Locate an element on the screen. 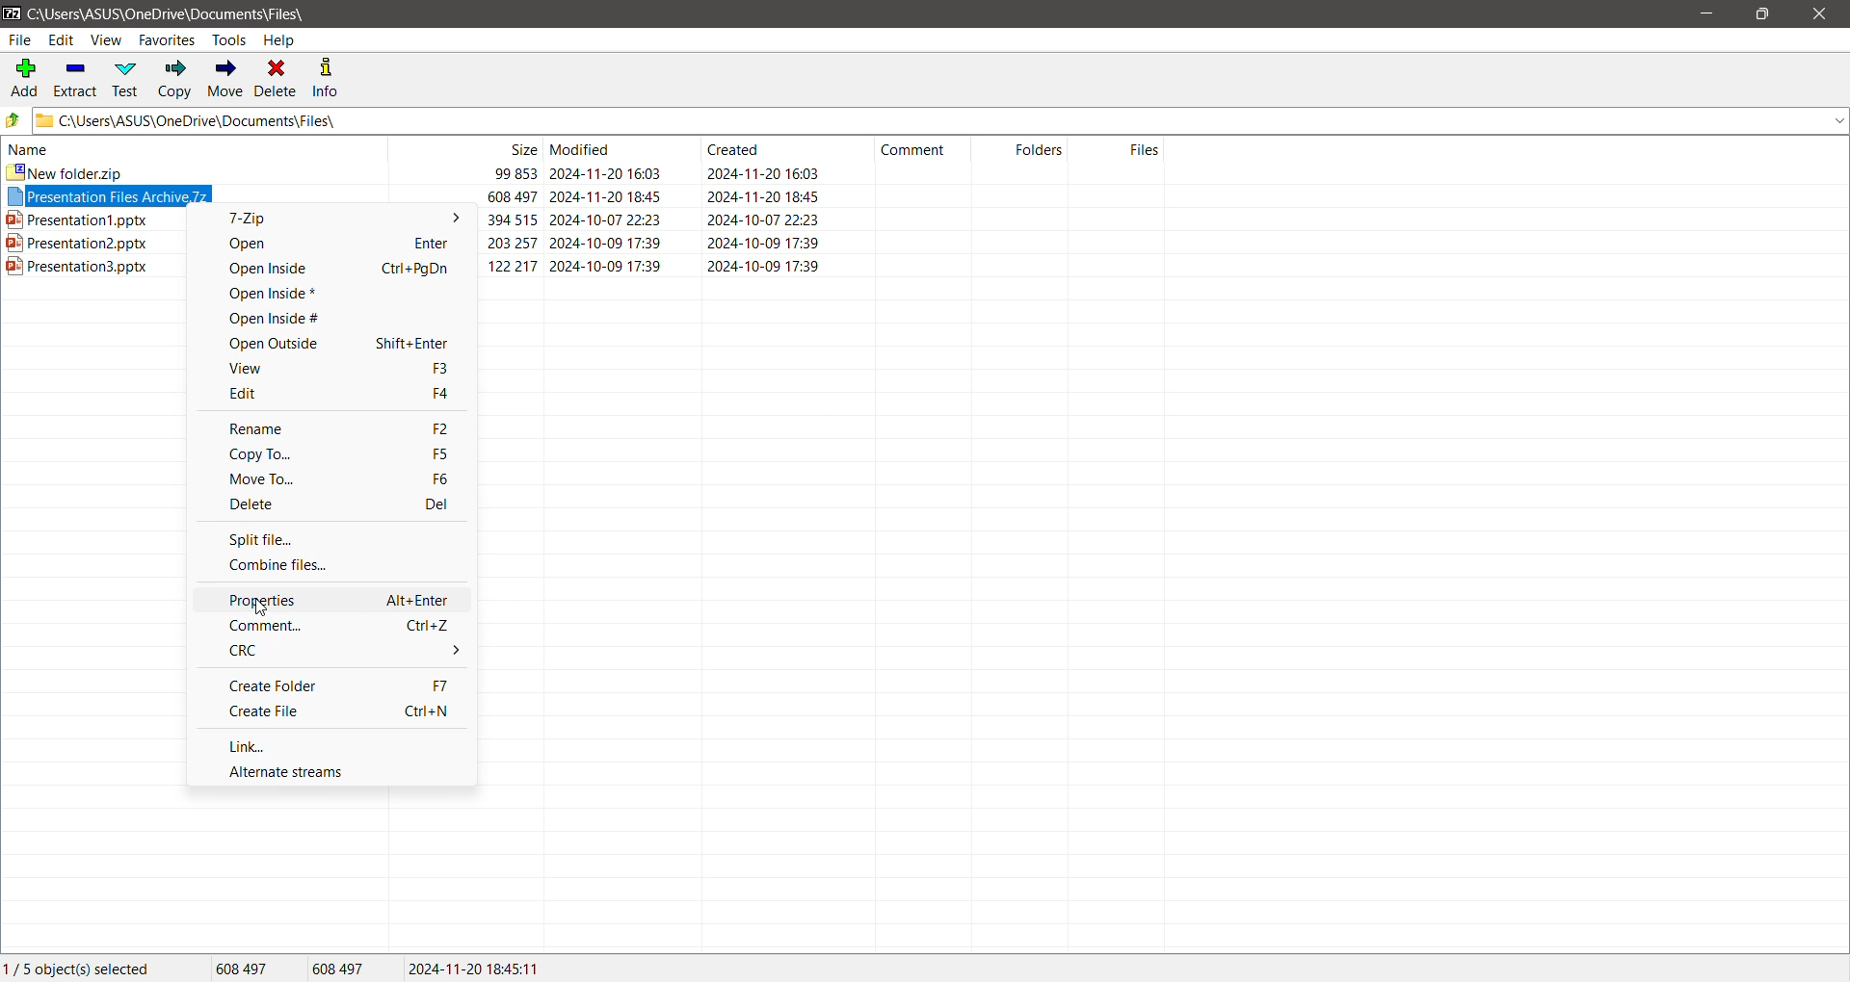  Del is located at coordinates (436, 505).